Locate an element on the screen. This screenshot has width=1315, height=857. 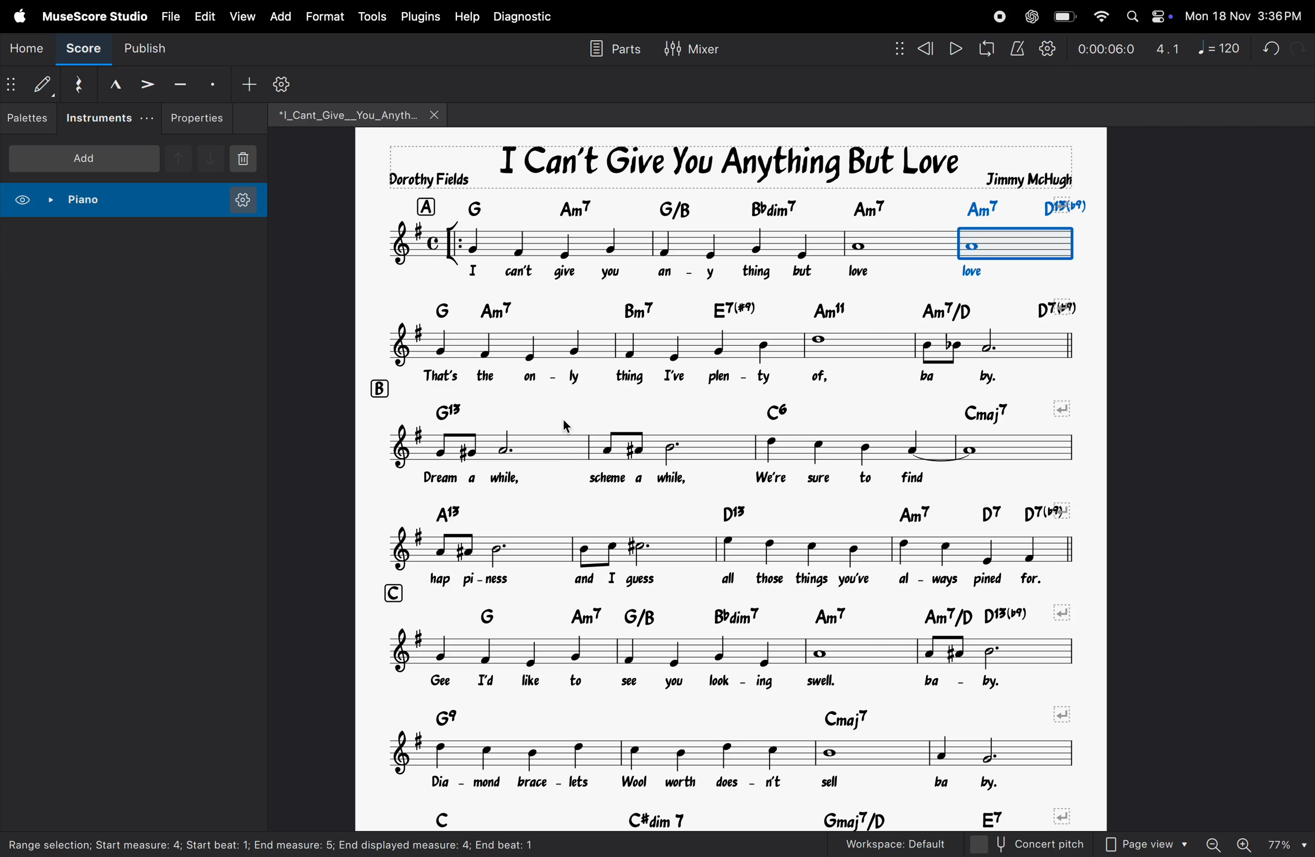
chatgpt is located at coordinates (1030, 17).